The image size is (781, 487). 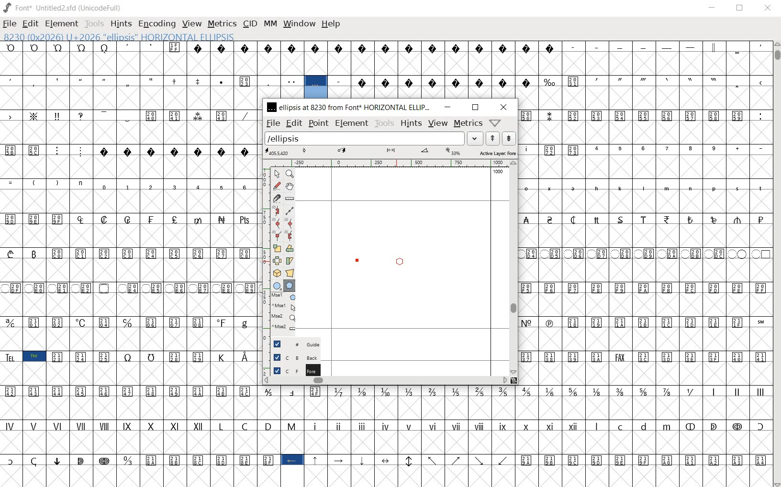 What do you see at coordinates (289, 286) in the screenshot?
I see `polygon or star` at bounding box center [289, 286].